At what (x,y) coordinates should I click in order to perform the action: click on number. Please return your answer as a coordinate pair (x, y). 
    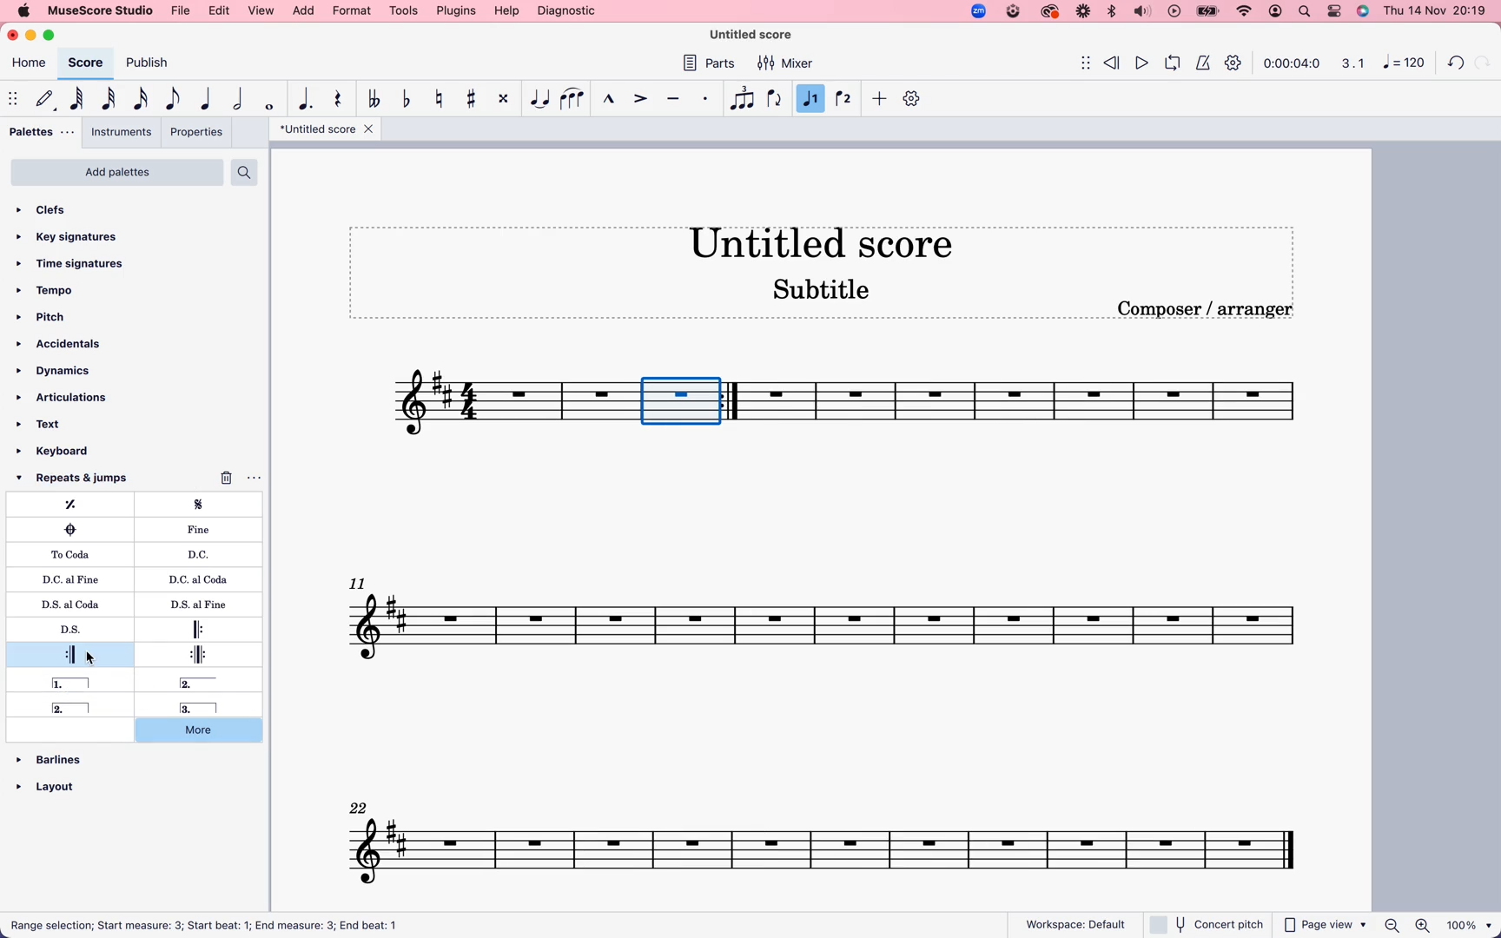
    Looking at the image, I should click on (1402, 64).